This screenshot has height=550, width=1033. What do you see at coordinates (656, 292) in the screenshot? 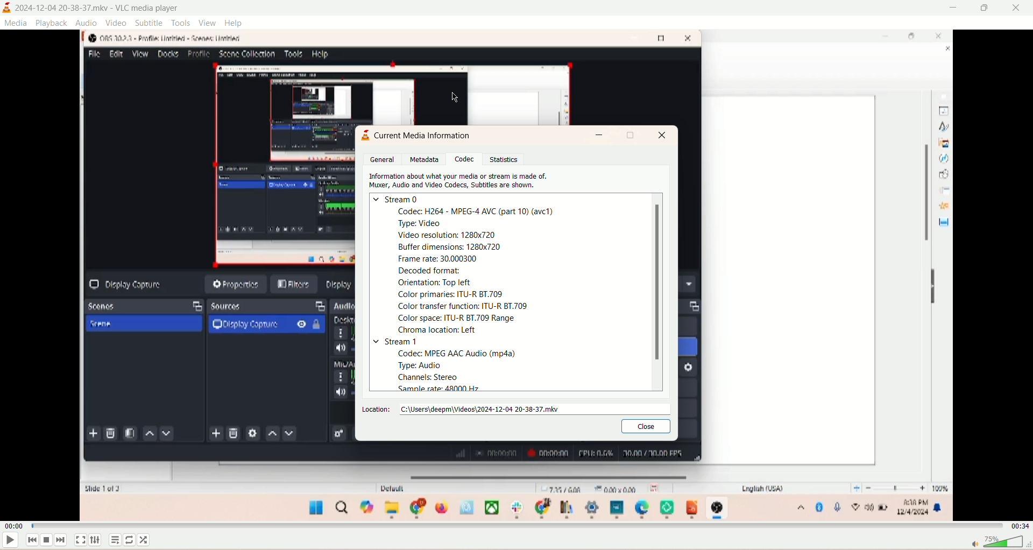
I see `vertical scroll bar` at bounding box center [656, 292].